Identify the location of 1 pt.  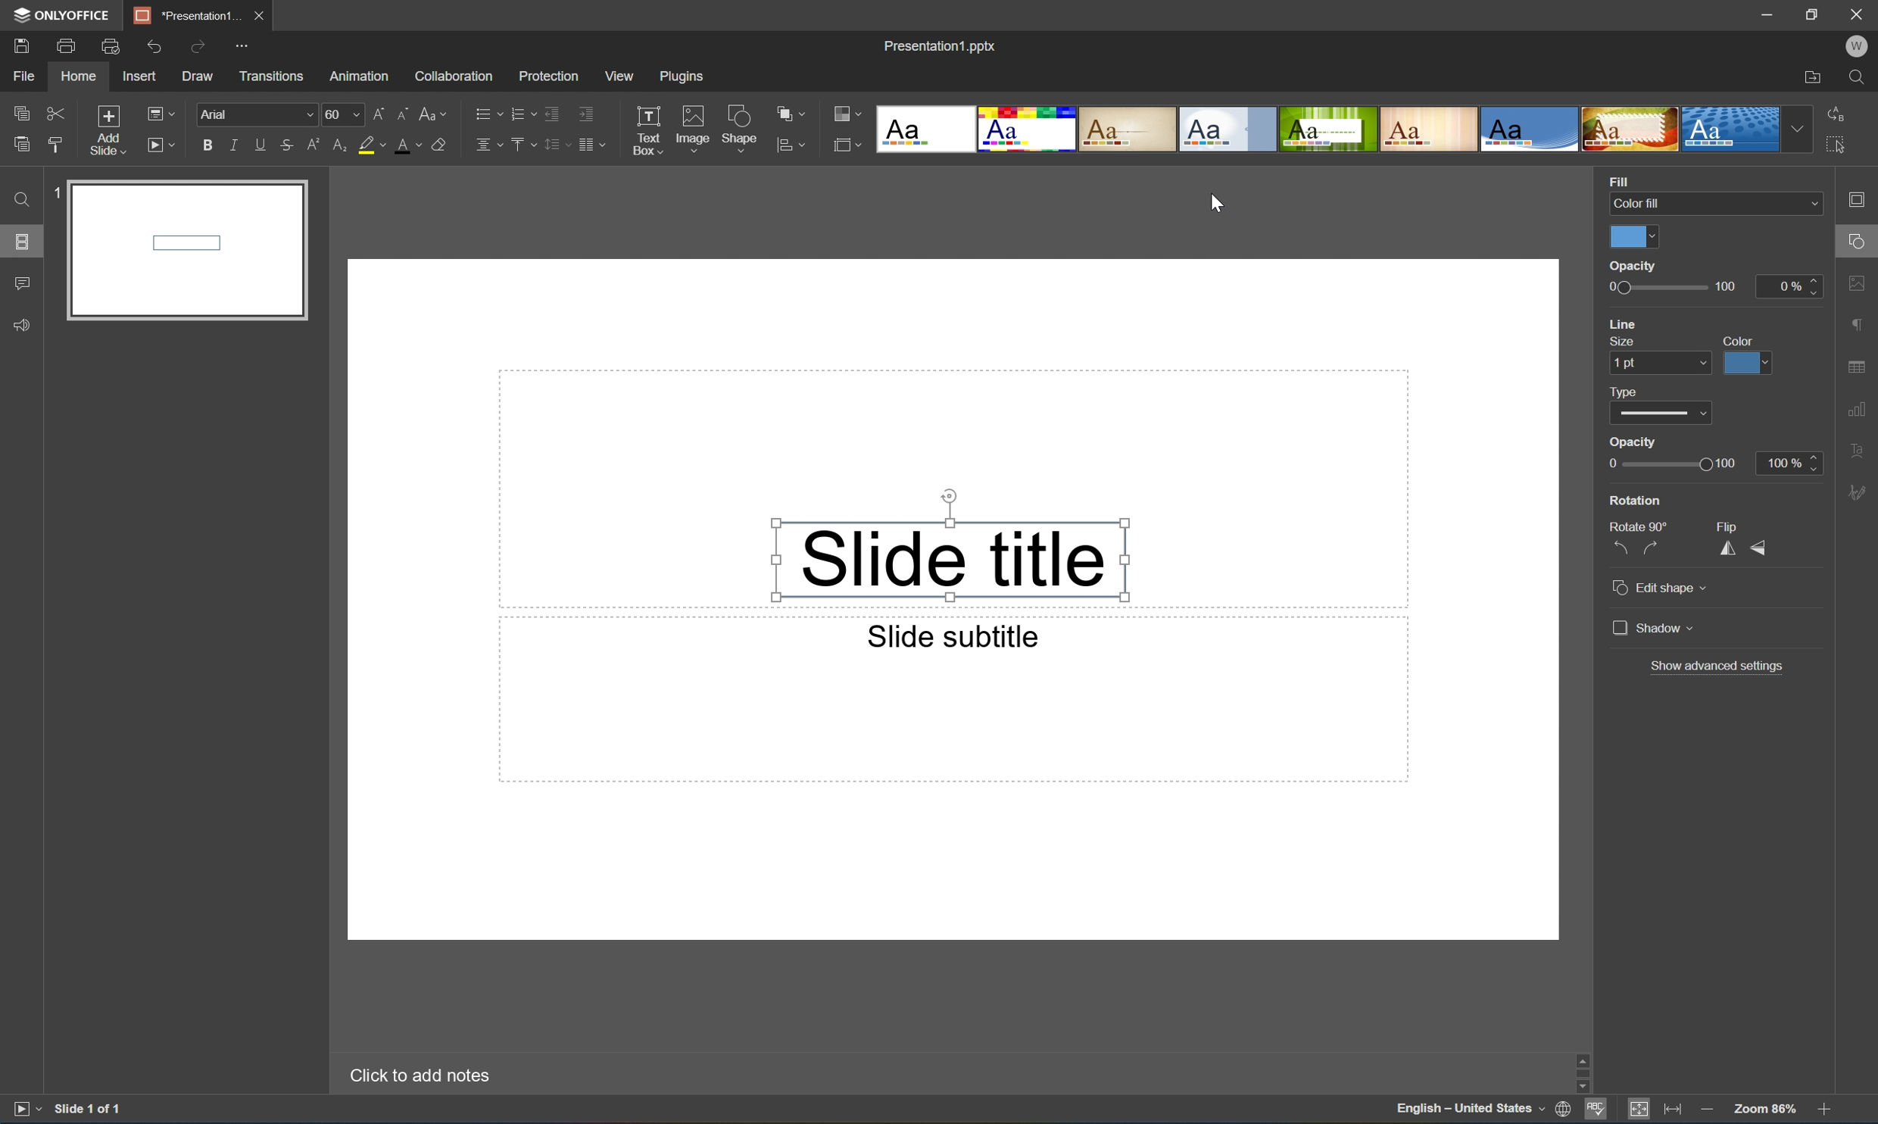
(1654, 363).